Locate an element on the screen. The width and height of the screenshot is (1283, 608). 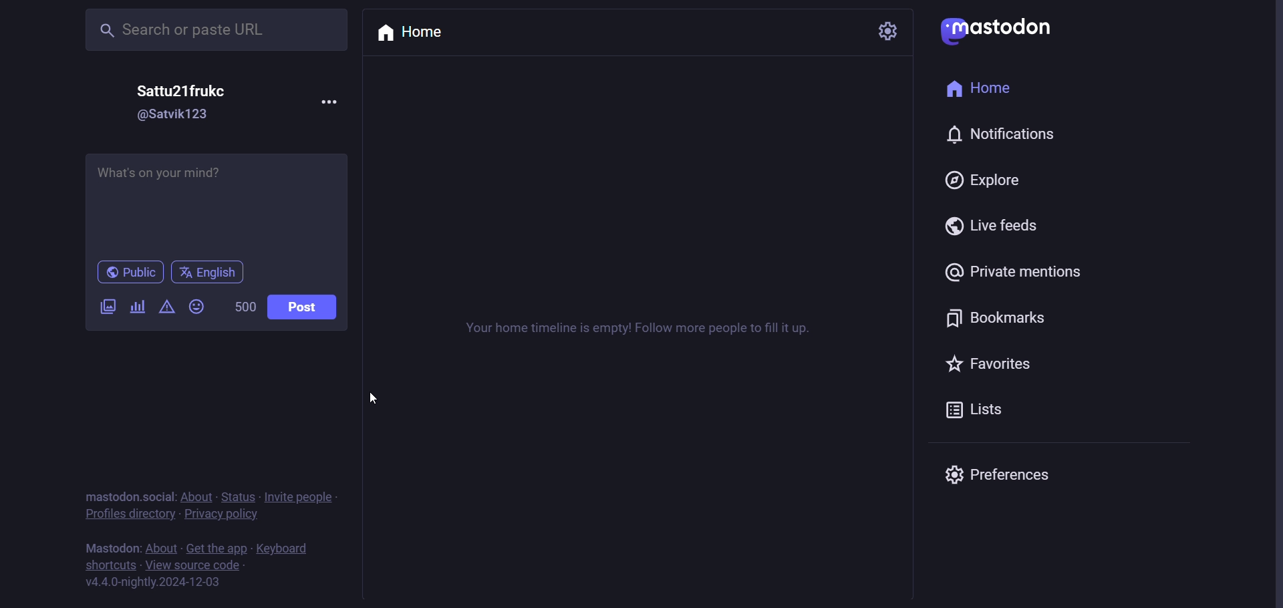
status is located at coordinates (238, 498).